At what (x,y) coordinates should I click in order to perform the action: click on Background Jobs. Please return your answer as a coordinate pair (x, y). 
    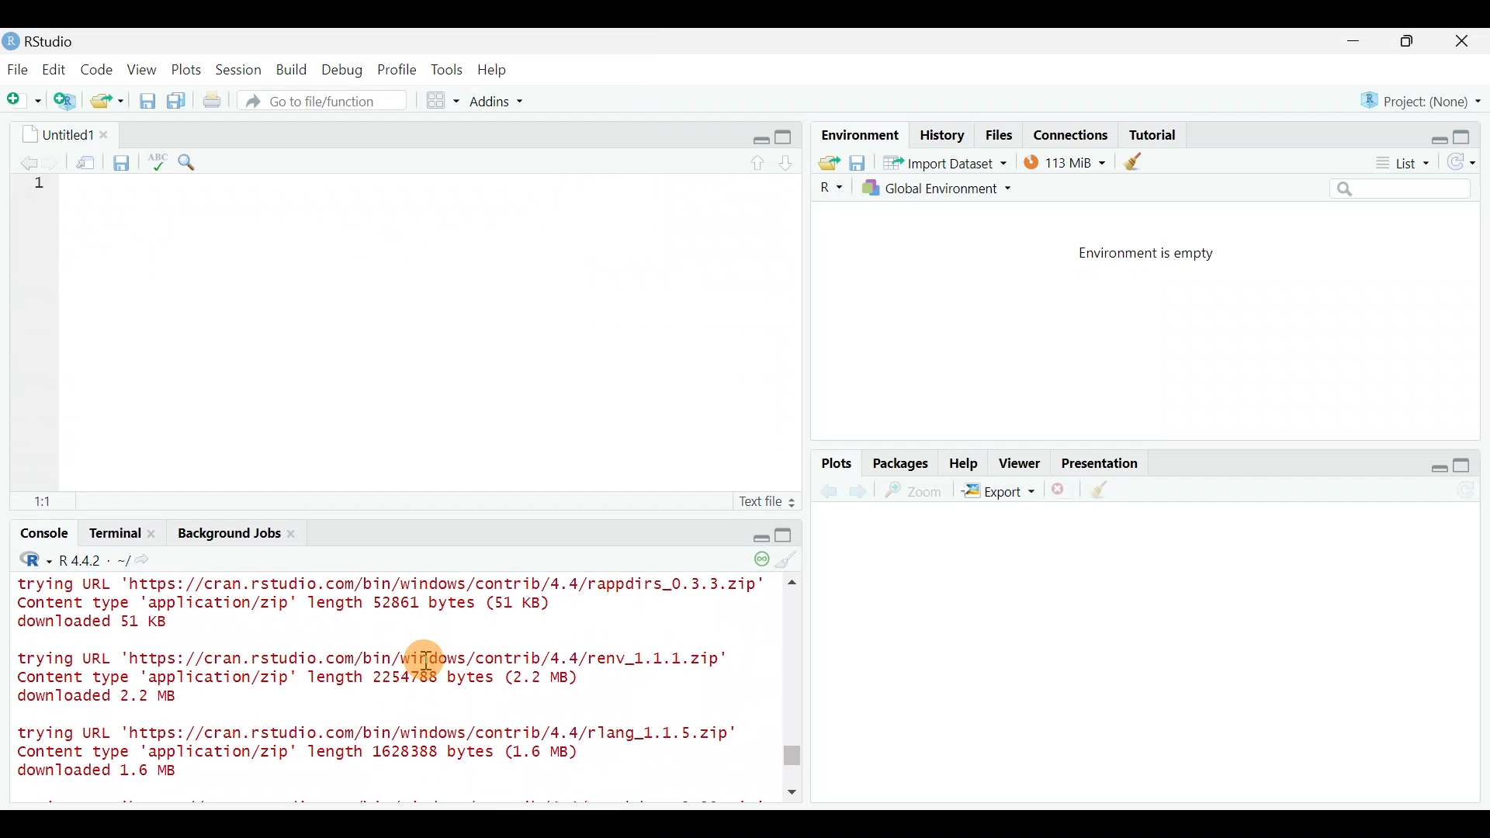
    Looking at the image, I should click on (230, 535).